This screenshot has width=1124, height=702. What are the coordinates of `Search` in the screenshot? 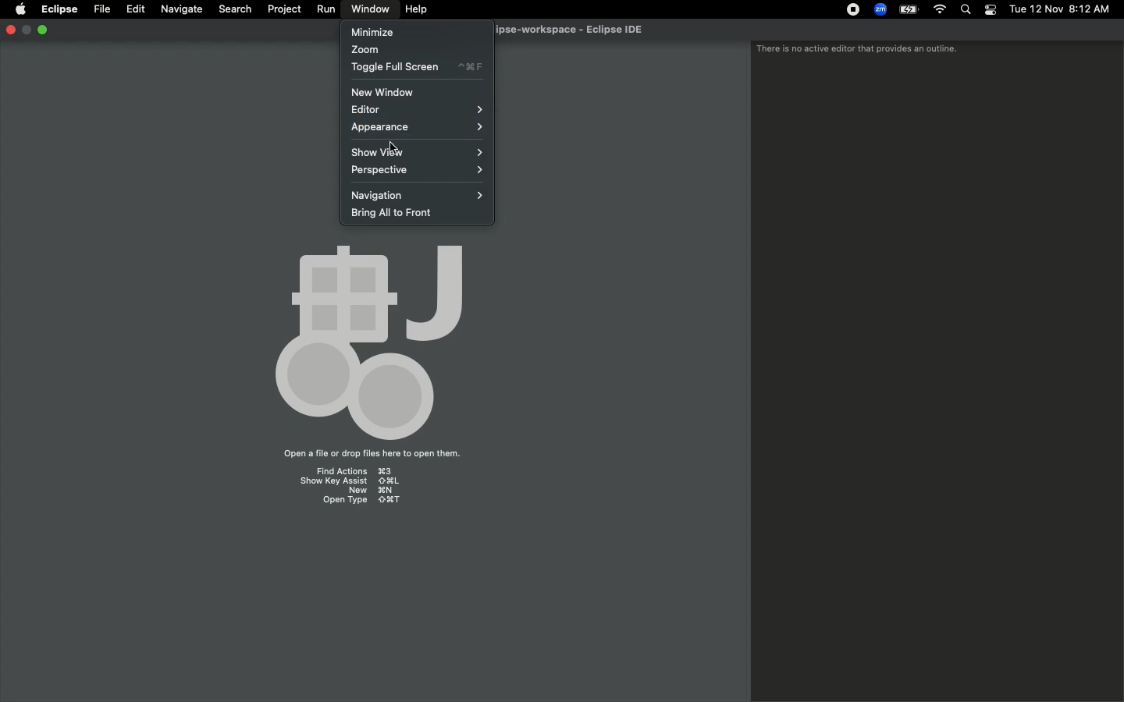 It's located at (234, 8).